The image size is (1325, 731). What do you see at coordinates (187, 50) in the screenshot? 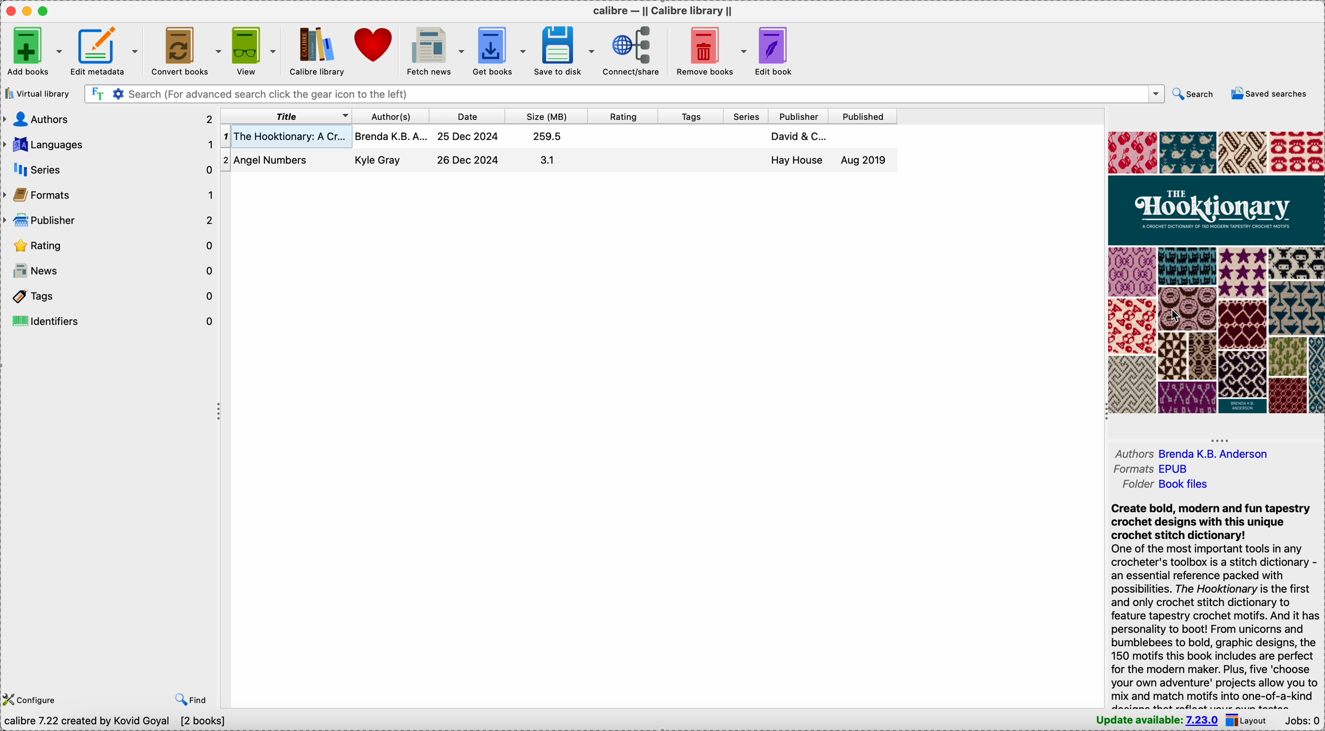
I see `convert books` at bounding box center [187, 50].